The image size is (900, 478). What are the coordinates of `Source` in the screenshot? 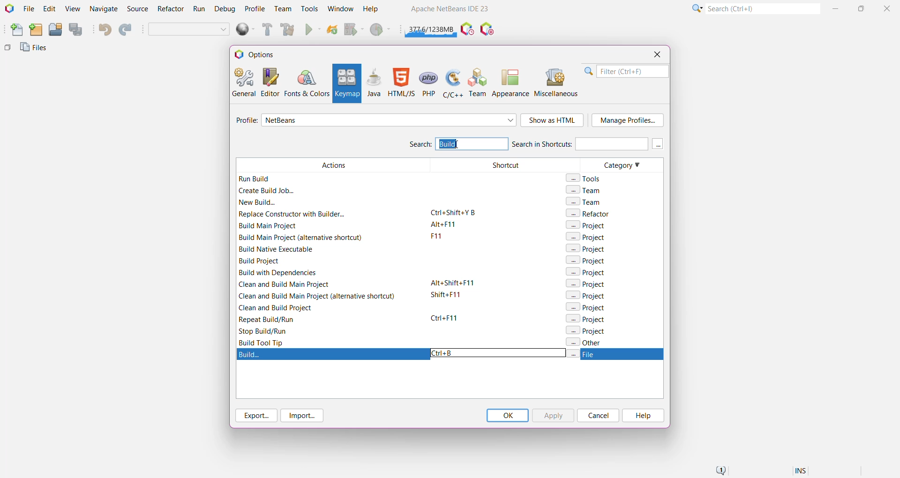 It's located at (139, 9).